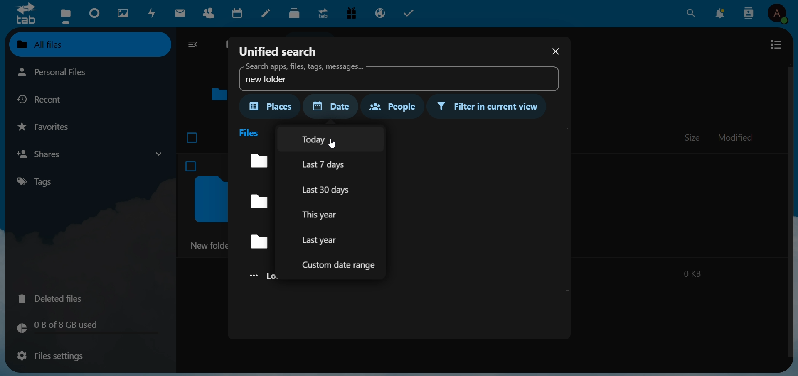  Describe the element at coordinates (396, 76) in the screenshot. I see `new folder` at that location.